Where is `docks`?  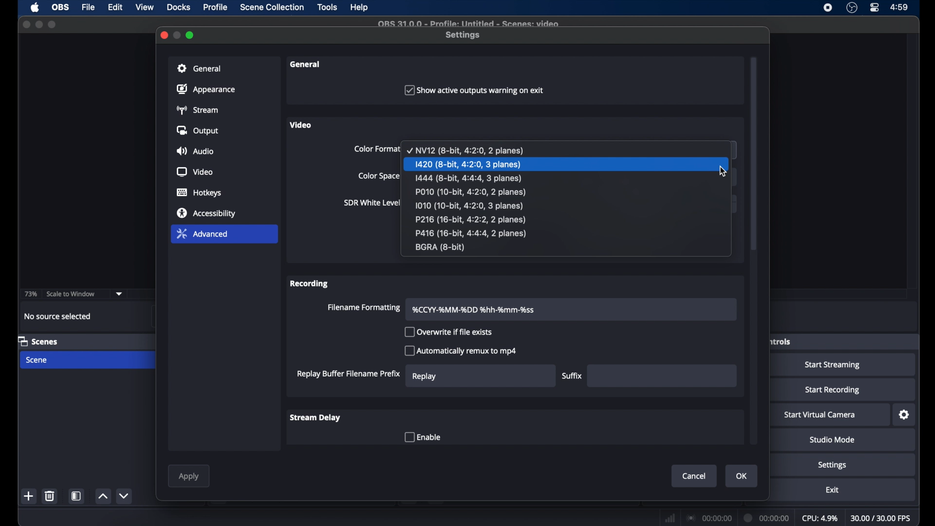
docks is located at coordinates (178, 7).